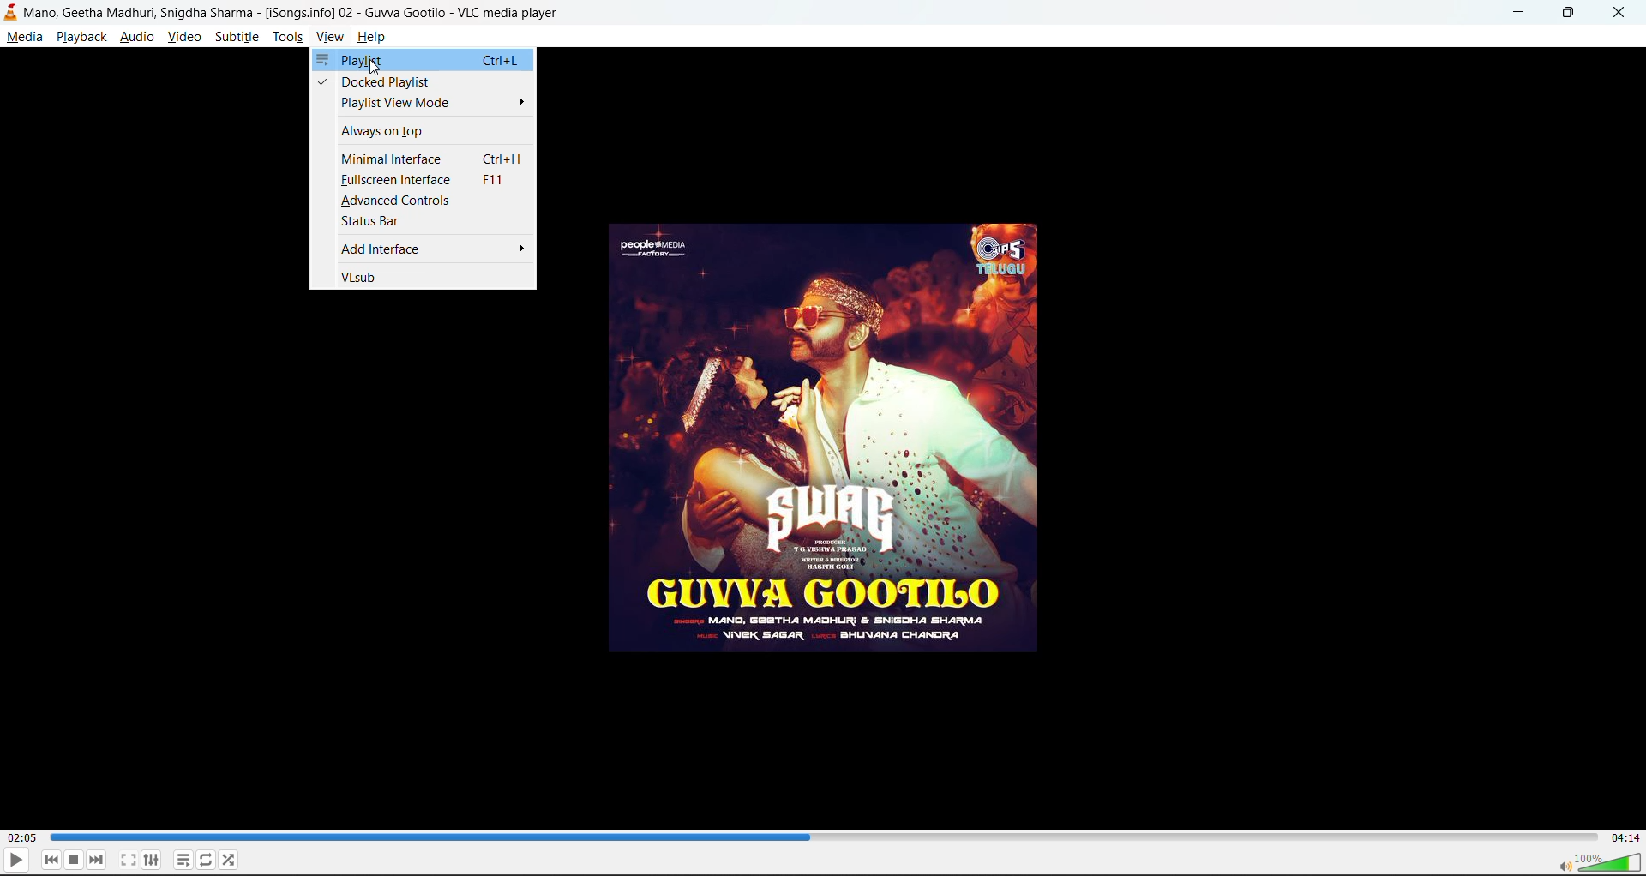 This screenshot has height=876, width=1646. I want to click on run time, so click(21, 837).